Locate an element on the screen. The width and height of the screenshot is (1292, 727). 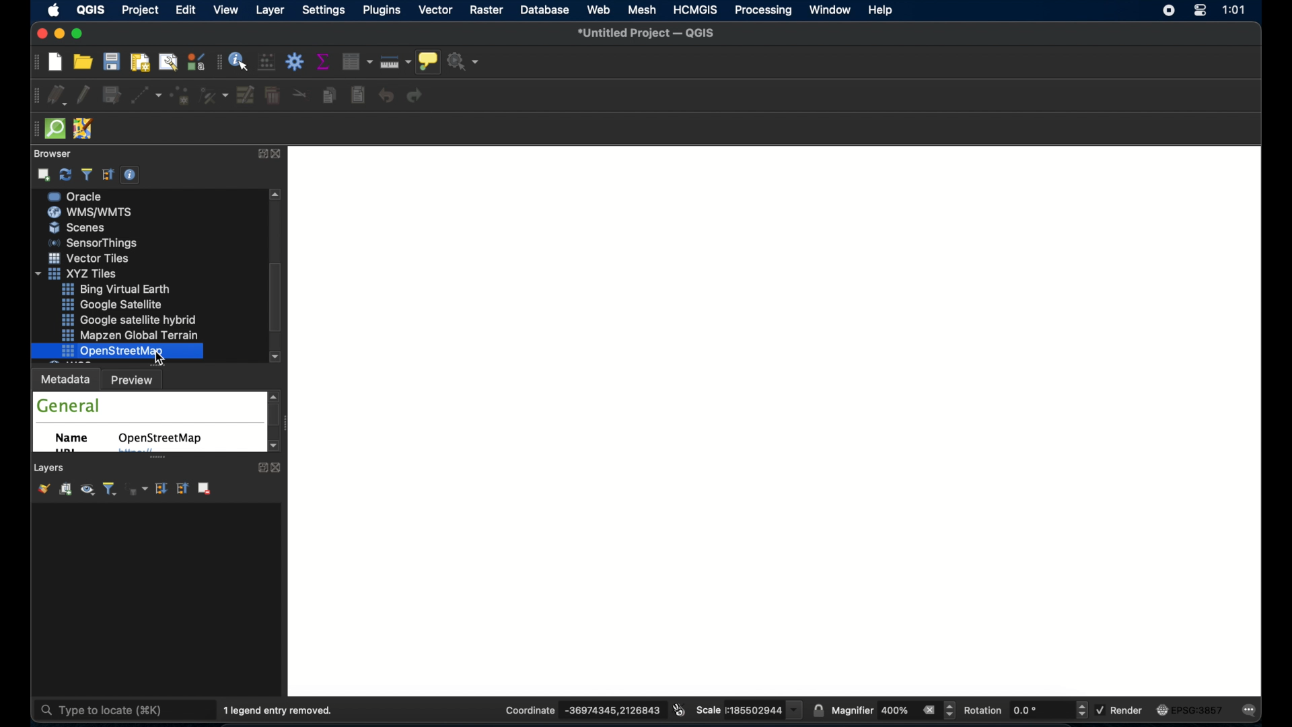
openstreetmap is located at coordinates (159, 438).